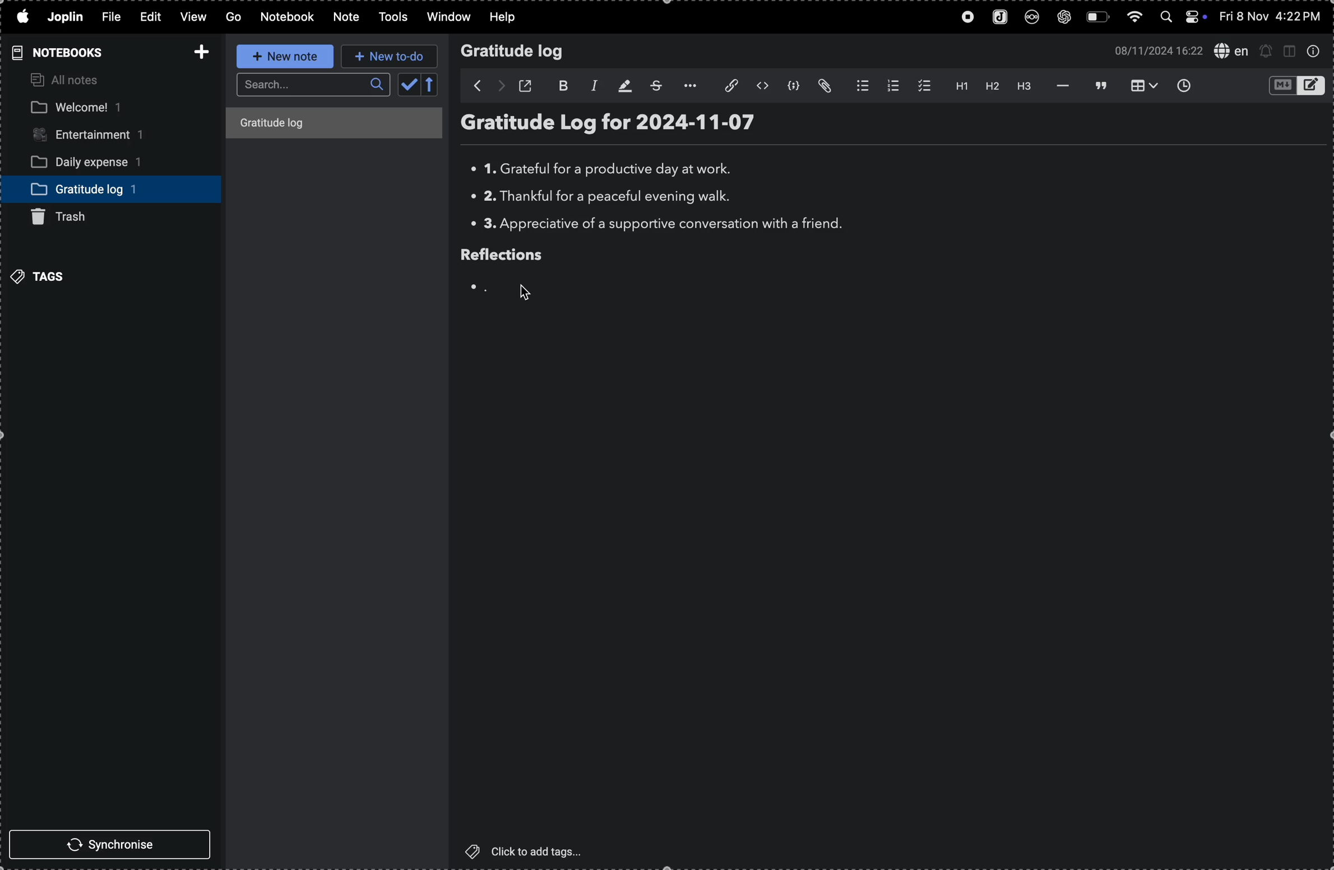 The image size is (1334, 870). I want to click on joplin menu, so click(64, 17).